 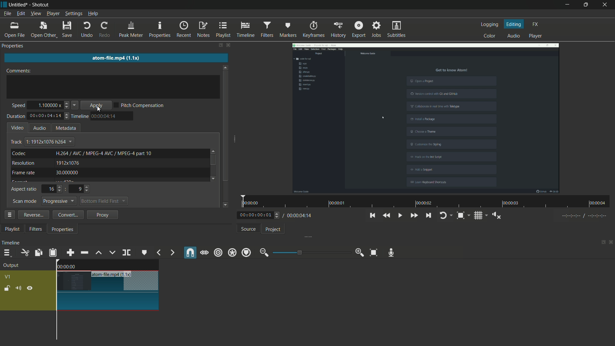 I want to click on keyframes, so click(x=314, y=29).